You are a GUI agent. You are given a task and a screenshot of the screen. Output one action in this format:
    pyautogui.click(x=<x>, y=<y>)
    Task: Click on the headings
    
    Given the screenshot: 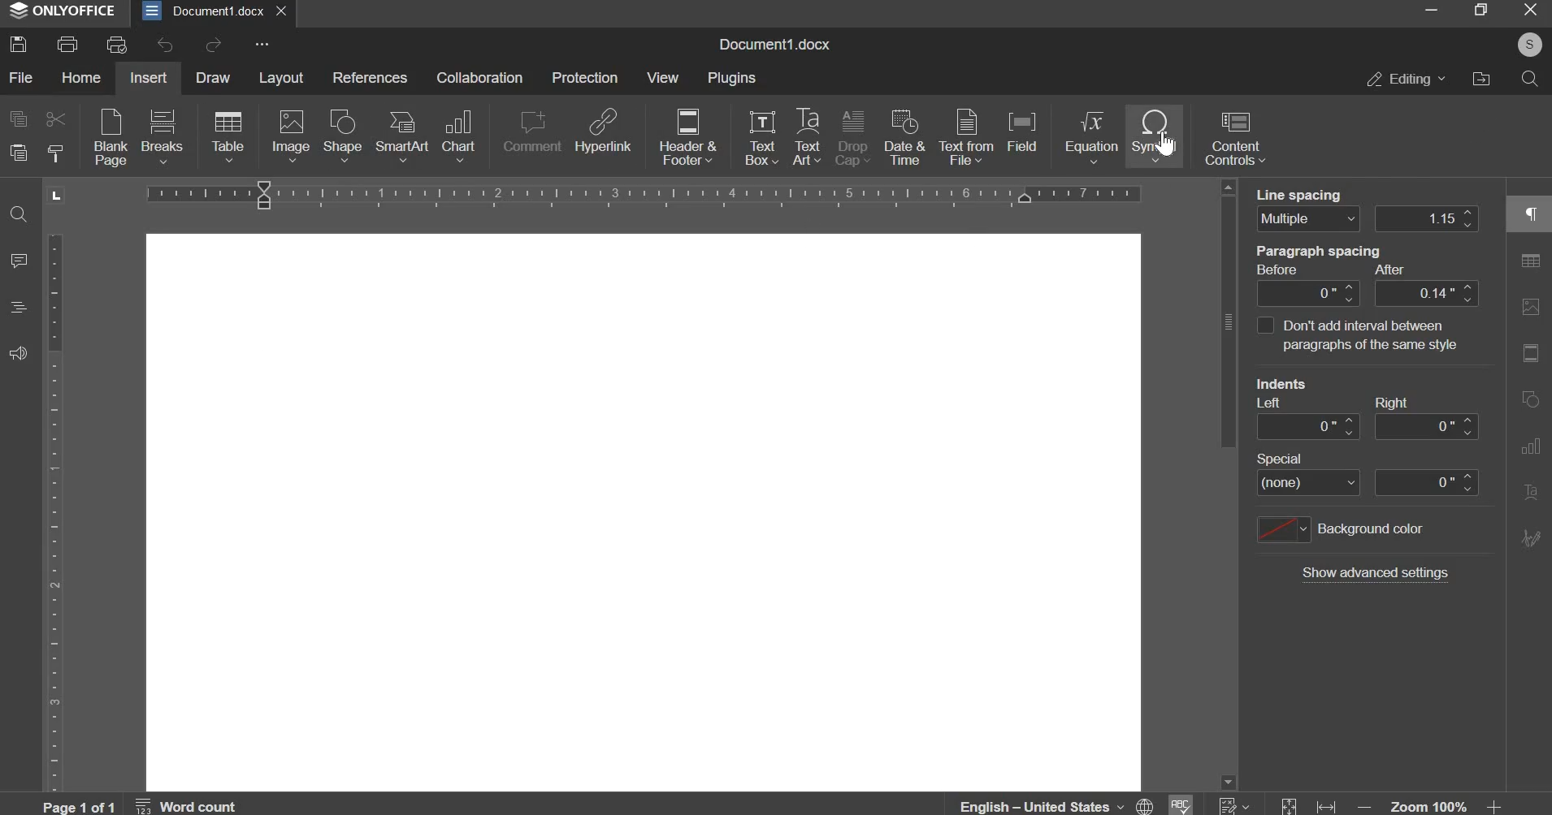 What is the action you would take?
    pyautogui.click(x=16, y=307)
    